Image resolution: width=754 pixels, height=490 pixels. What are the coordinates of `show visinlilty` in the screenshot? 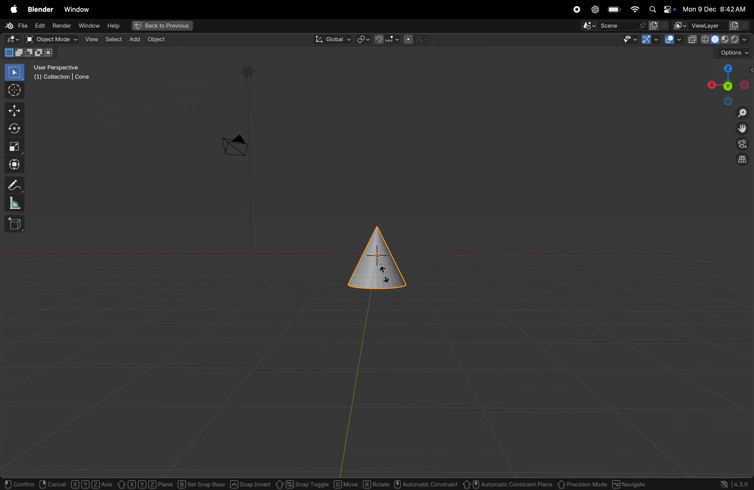 It's located at (630, 40).